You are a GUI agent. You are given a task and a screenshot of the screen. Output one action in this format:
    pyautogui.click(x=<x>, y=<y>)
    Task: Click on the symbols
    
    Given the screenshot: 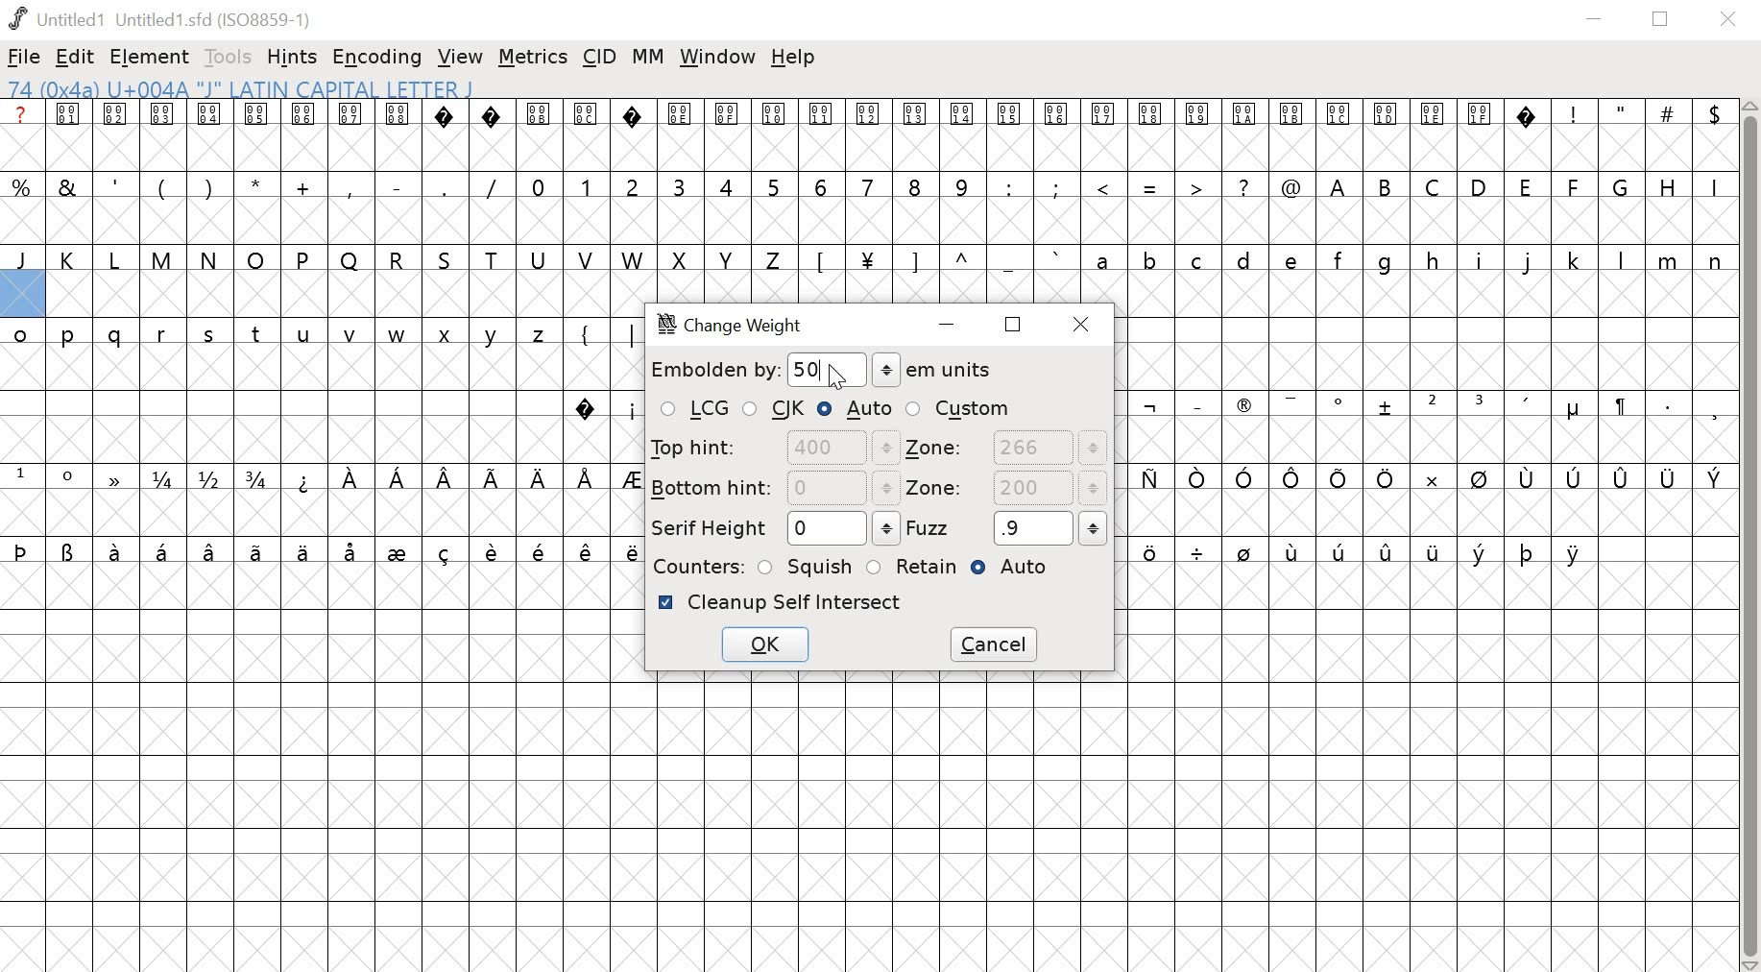 What is the action you would take?
    pyautogui.click(x=603, y=408)
    